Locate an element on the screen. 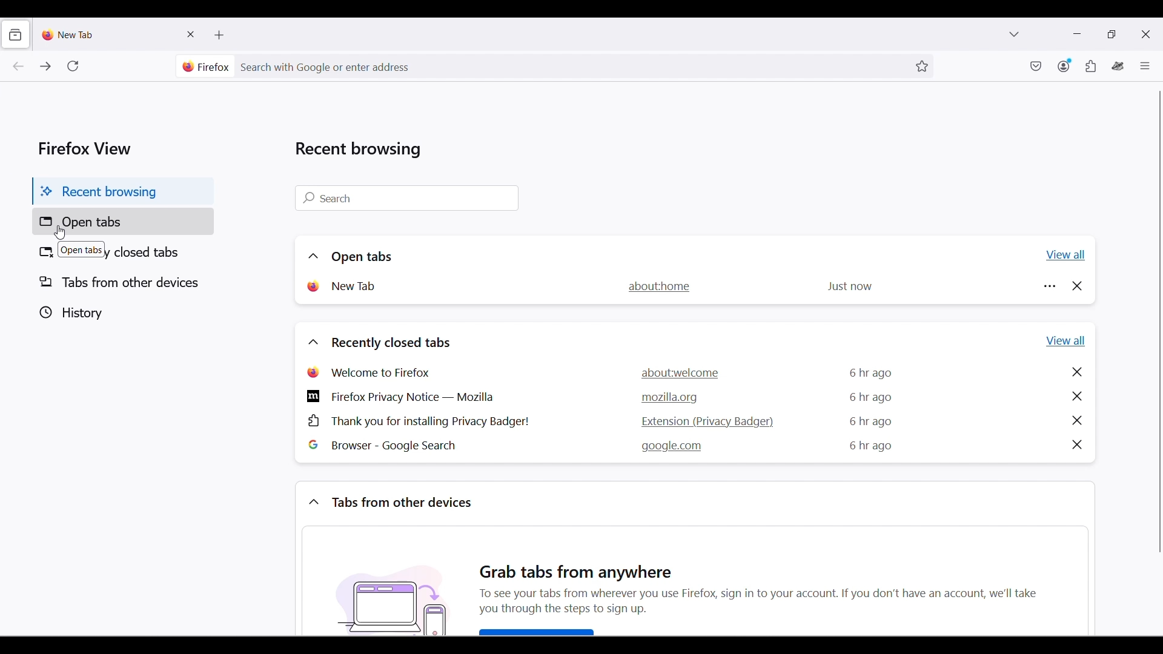 The image size is (1163, 654). List all tabs is located at coordinates (1014, 33).